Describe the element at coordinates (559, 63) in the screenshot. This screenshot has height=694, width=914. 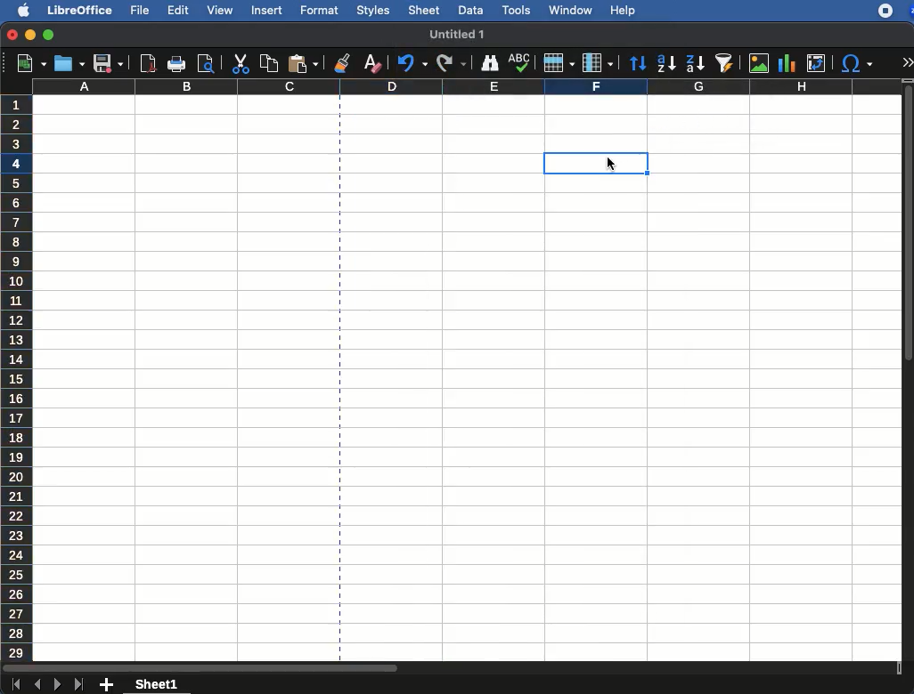
I see `row` at that location.